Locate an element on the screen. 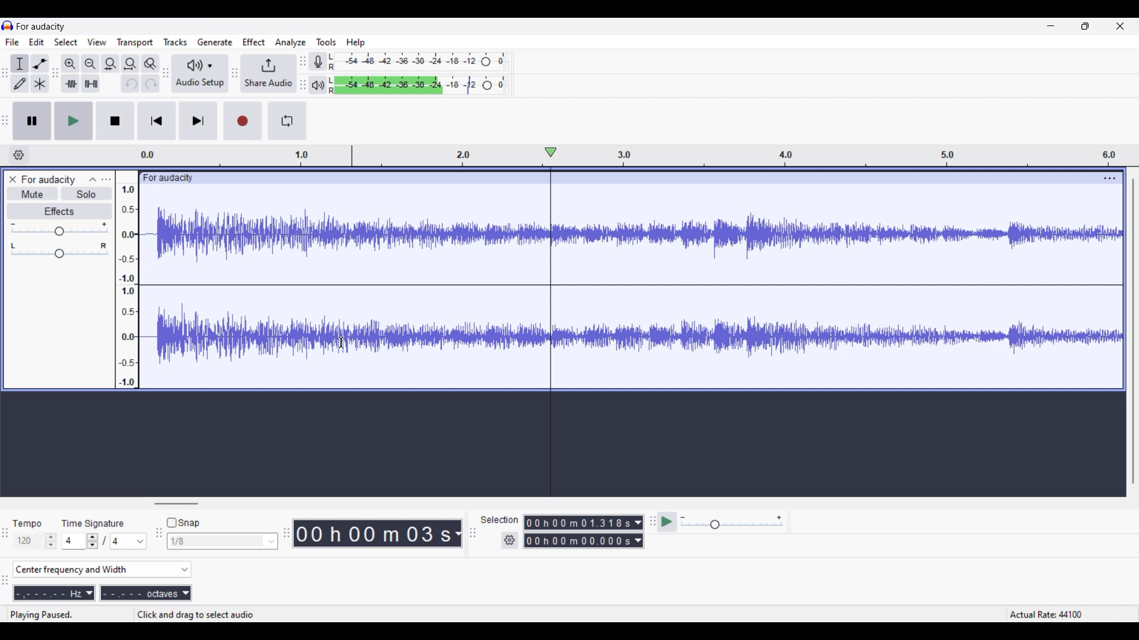 The width and height of the screenshot is (1139, 640). Cursor position unchanged is located at coordinates (345, 340).